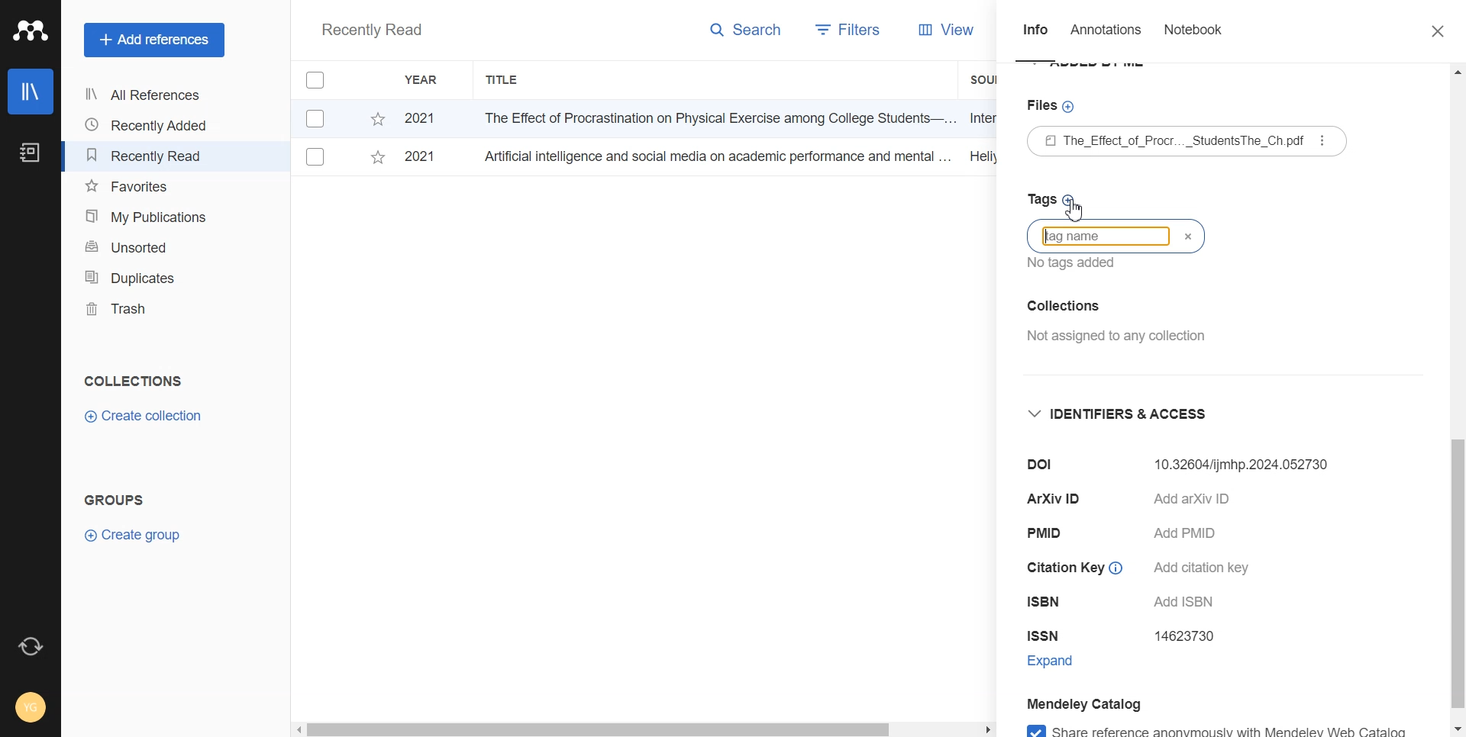 This screenshot has height=737, width=1466. I want to click on Search, so click(747, 33).